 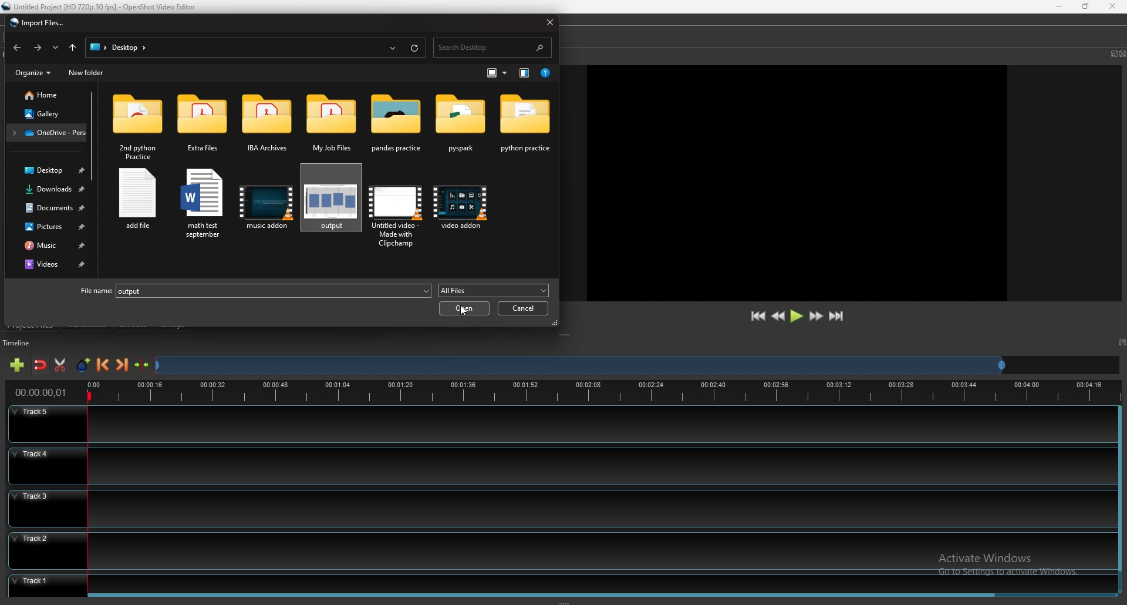 I want to click on downloads, so click(x=49, y=189).